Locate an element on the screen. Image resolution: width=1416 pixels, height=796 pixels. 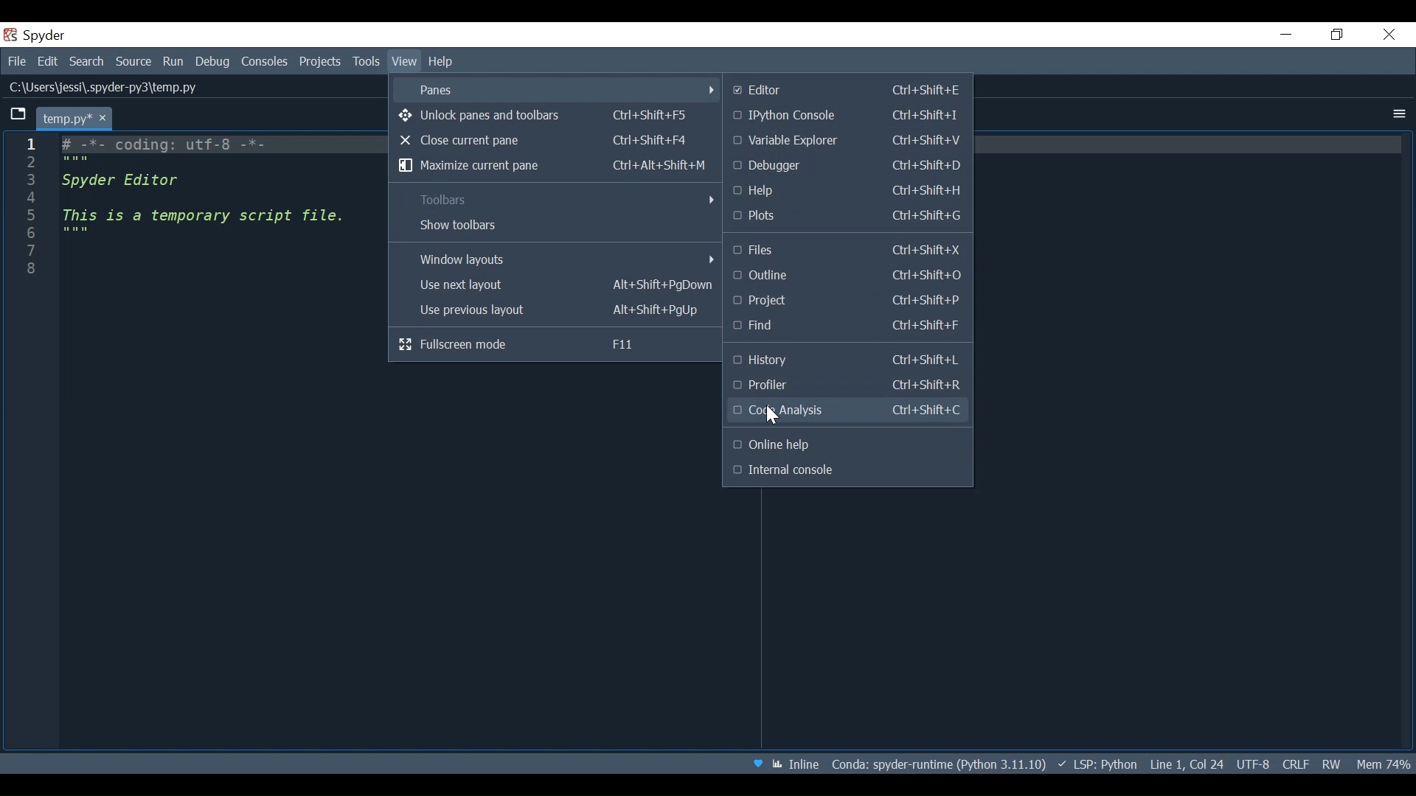
Outline is located at coordinates (849, 275).